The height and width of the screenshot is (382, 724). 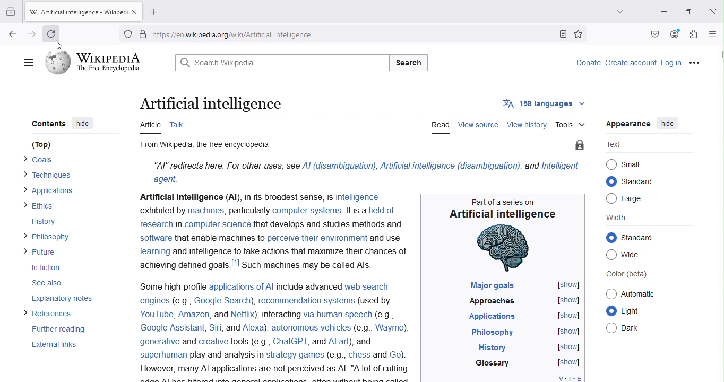 What do you see at coordinates (308, 212) in the screenshot?
I see `computer systems.` at bounding box center [308, 212].